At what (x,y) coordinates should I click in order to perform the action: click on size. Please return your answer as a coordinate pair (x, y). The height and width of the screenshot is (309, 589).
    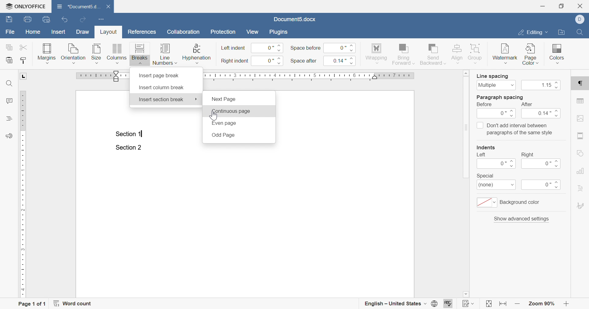
    Looking at the image, I should click on (96, 53).